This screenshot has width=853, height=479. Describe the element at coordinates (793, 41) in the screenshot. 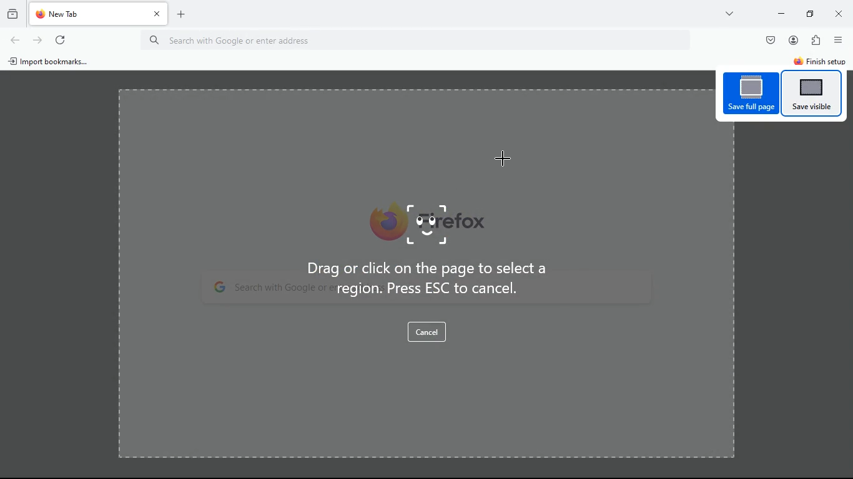

I see `profile` at that location.